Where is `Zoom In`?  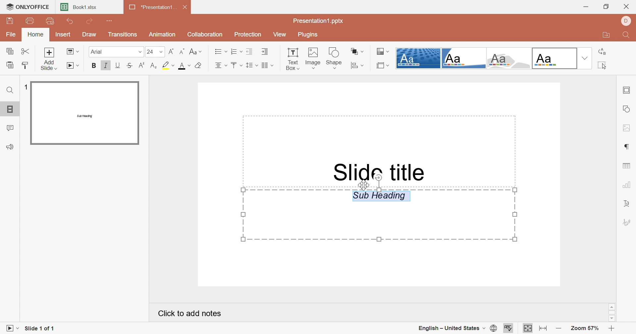 Zoom In is located at coordinates (610, 328).